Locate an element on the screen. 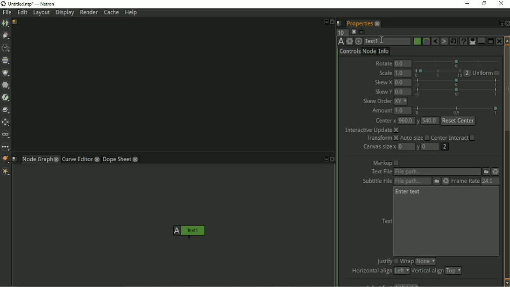  Color is located at coordinates (6, 72).